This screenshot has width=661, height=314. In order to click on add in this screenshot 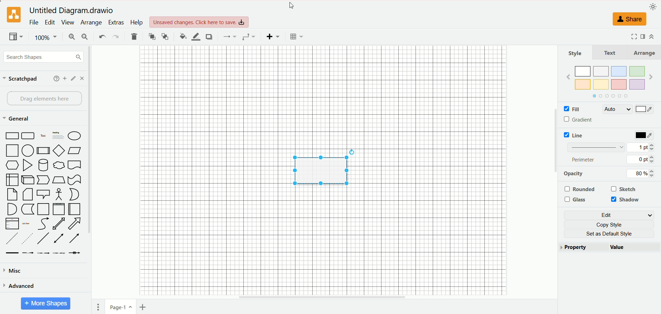, I will do `click(65, 78)`.